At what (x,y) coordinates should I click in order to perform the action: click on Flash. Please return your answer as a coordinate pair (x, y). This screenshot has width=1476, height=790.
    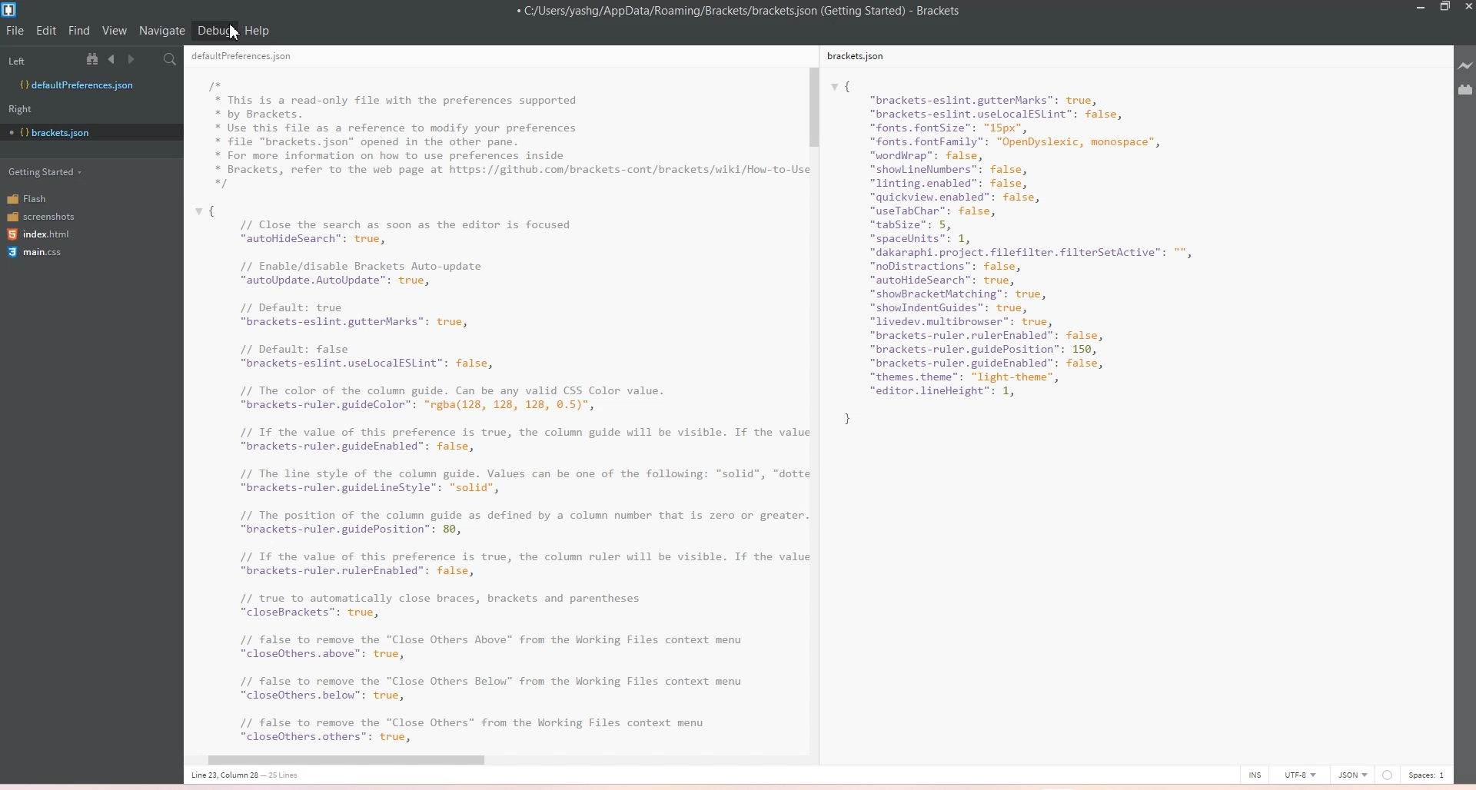
    Looking at the image, I should click on (38, 197).